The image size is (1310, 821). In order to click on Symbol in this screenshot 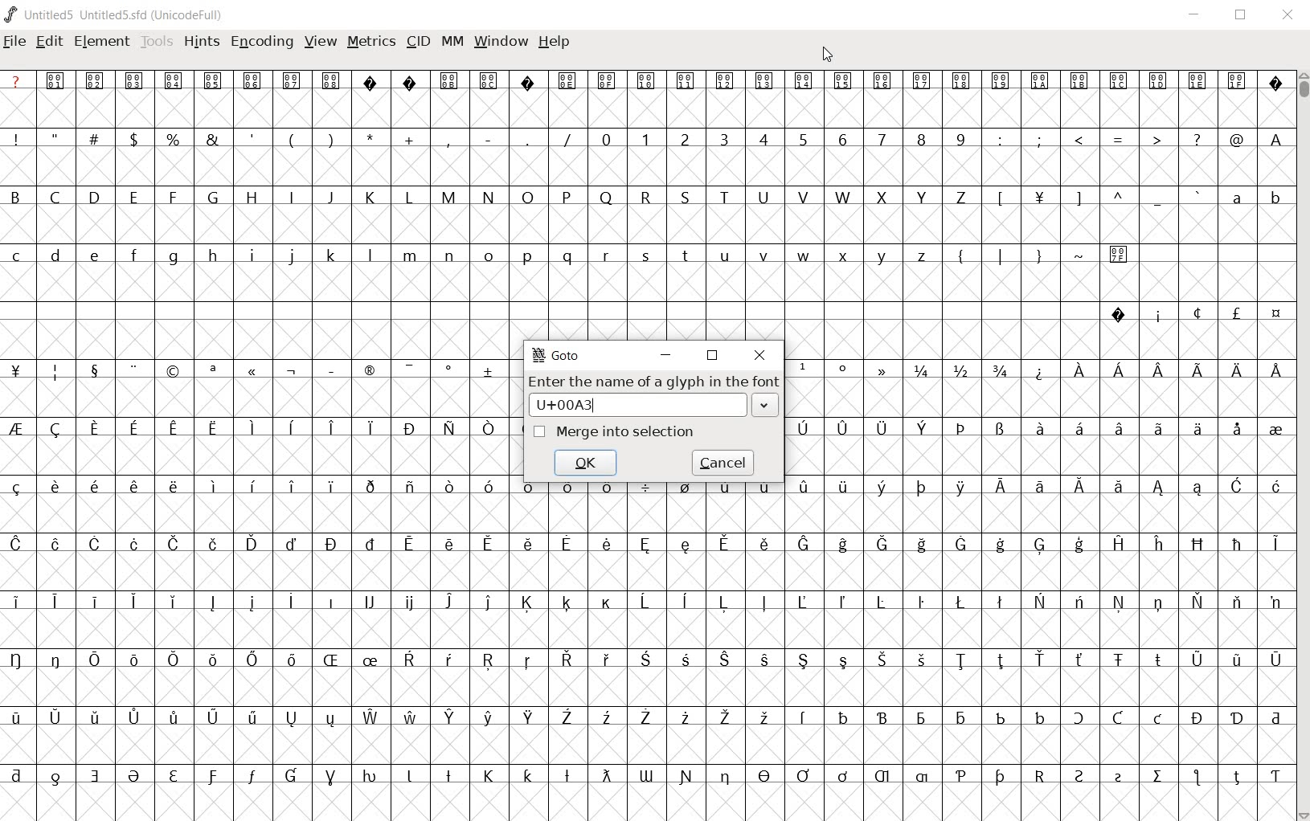, I will do `click(924, 429)`.